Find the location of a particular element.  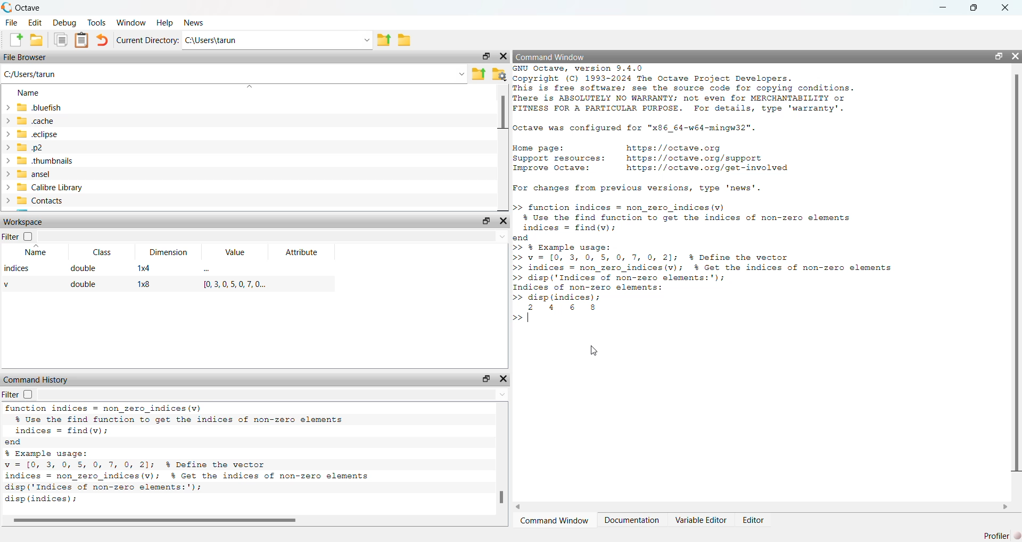

indices is located at coordinates (18, 270).